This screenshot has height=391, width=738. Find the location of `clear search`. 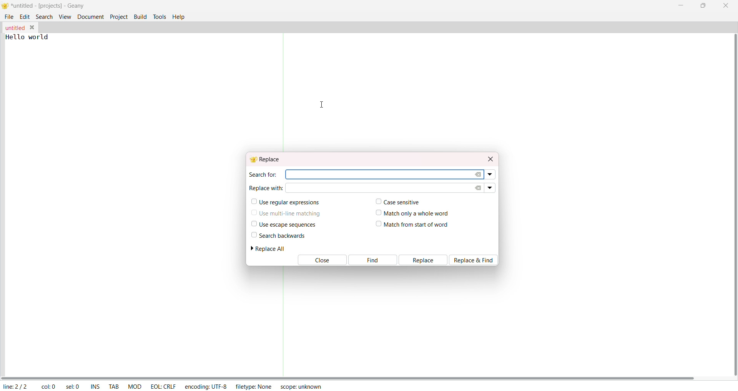

clear search is located at coordinates (479, 174).